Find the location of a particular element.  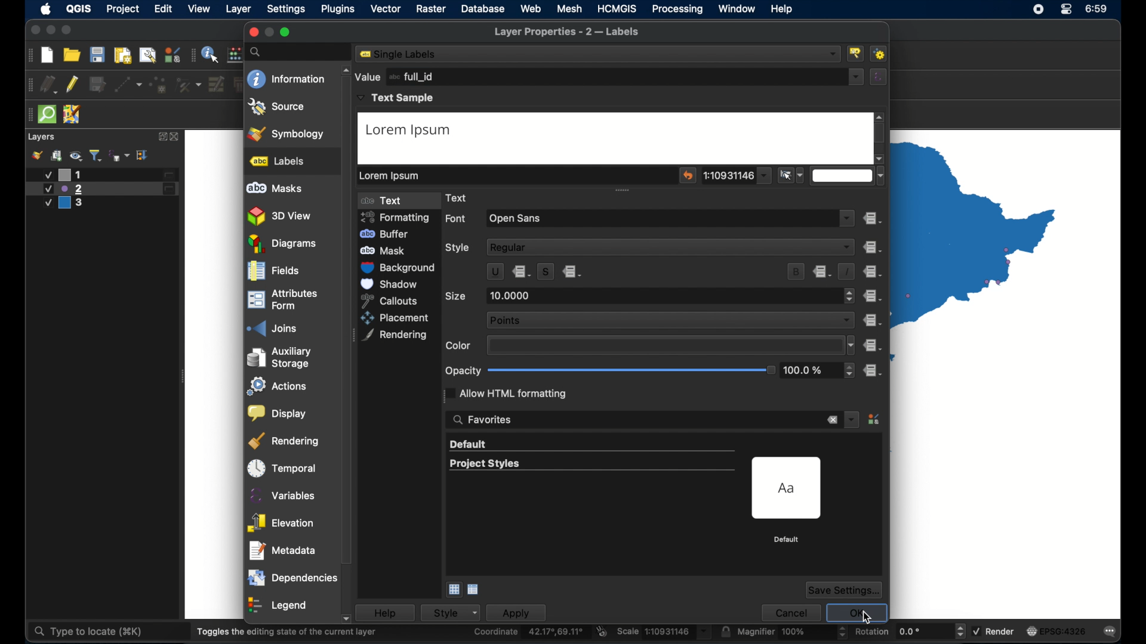

cancel is located at coordinates (790, 611).